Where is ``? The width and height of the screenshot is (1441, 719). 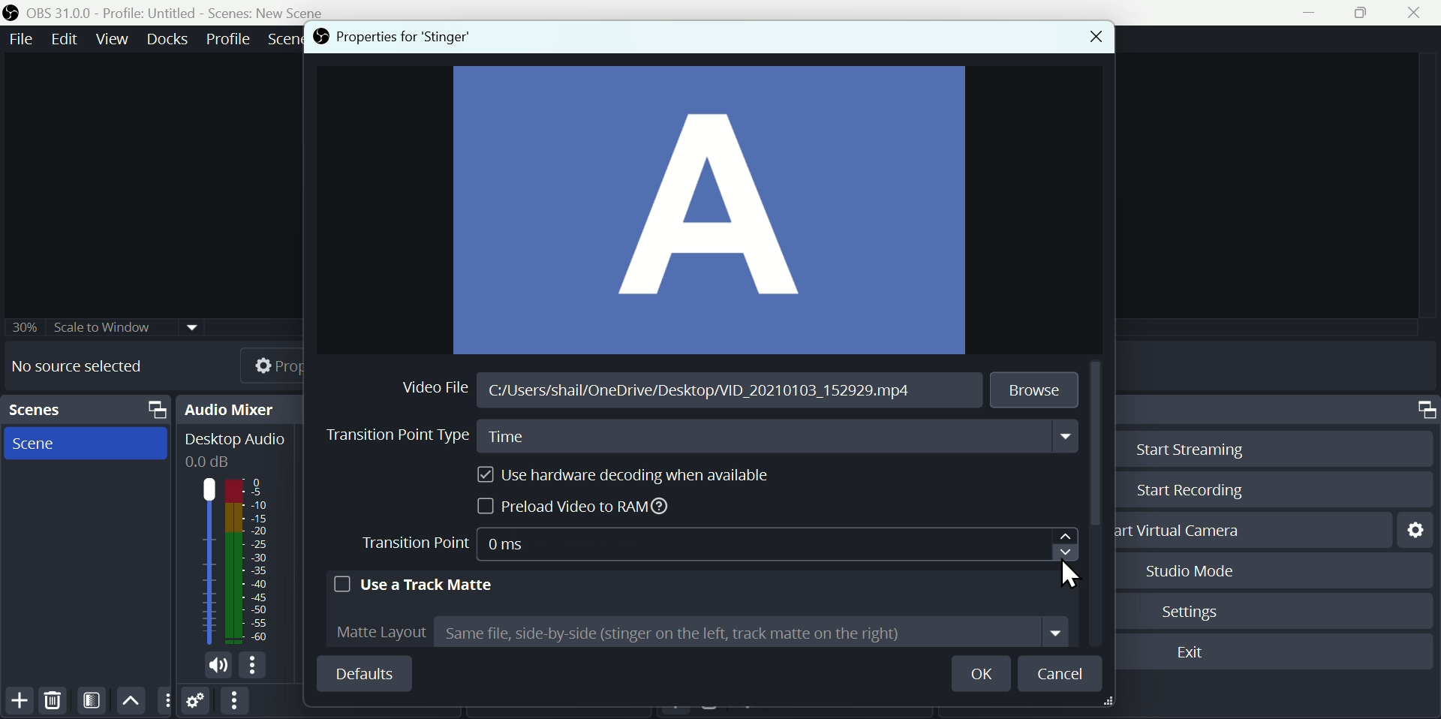
 is located at coordinates (115, 38).